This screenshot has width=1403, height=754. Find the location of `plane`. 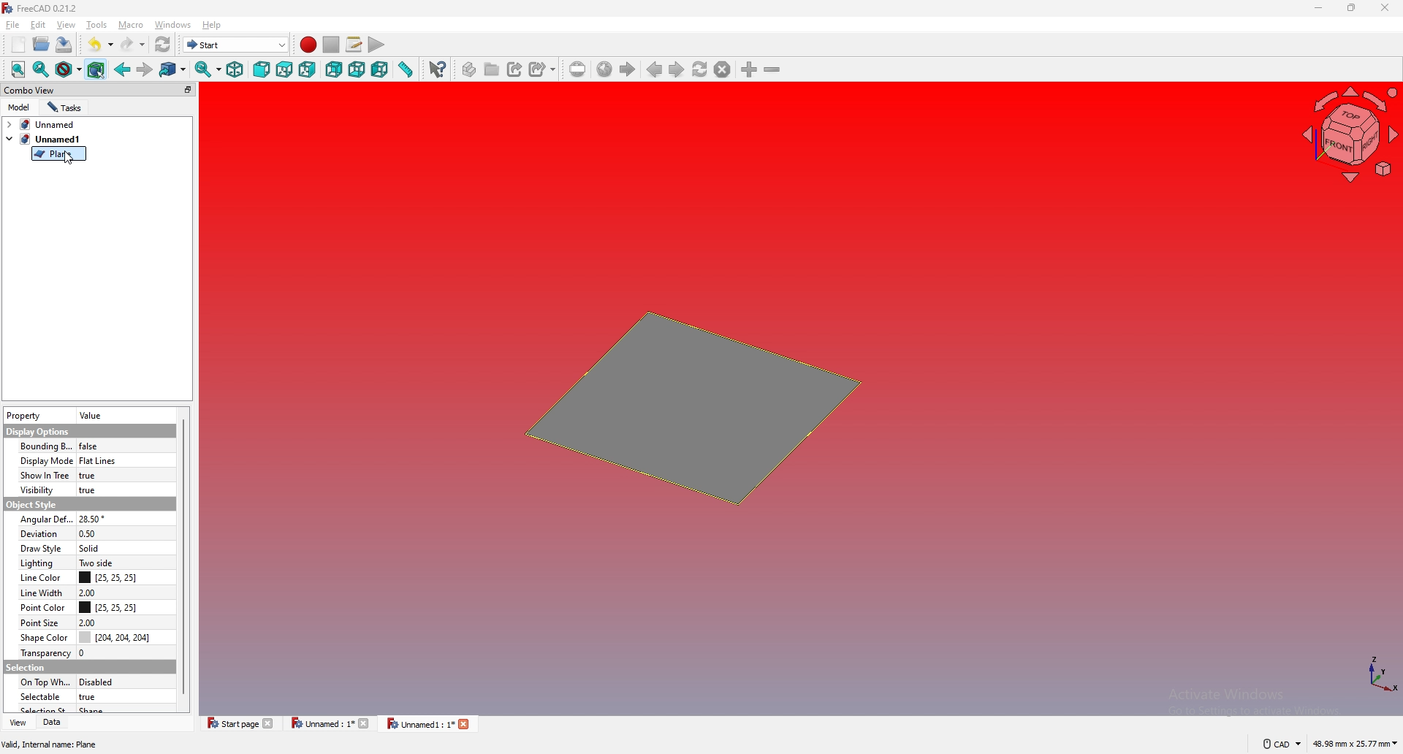

plane is located at coordinates (687, 408).